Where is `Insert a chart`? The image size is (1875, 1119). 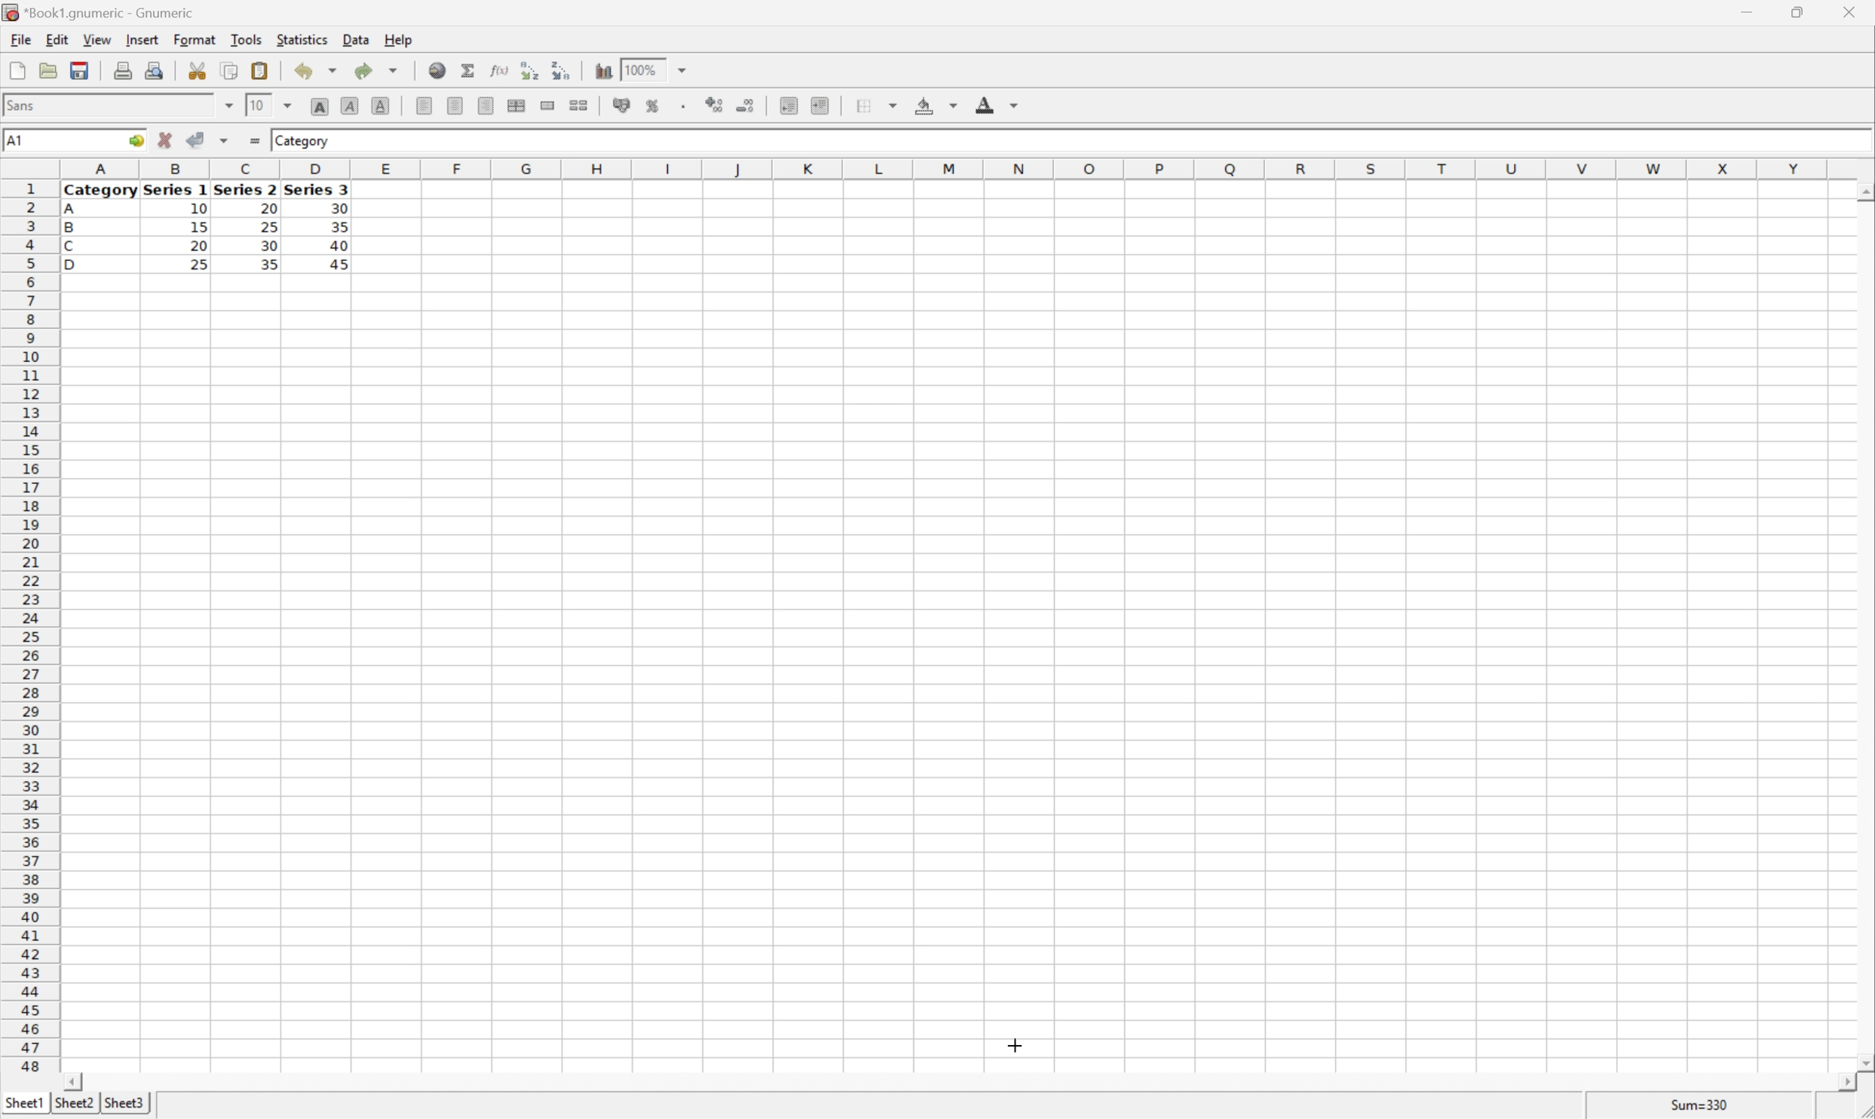 Insert a chart is located at coordinates (602, 72).